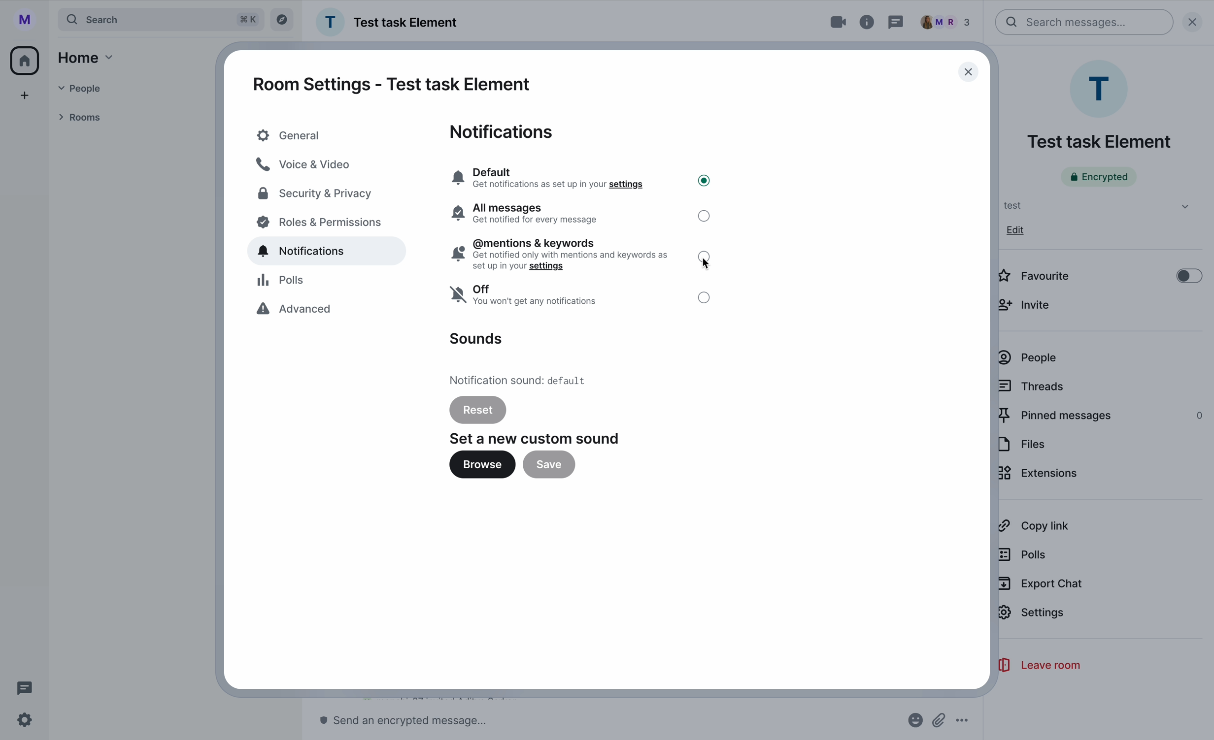  Describe the element at coordinates (1099, 177) in the screenshot. I see `encrypted` at that location.